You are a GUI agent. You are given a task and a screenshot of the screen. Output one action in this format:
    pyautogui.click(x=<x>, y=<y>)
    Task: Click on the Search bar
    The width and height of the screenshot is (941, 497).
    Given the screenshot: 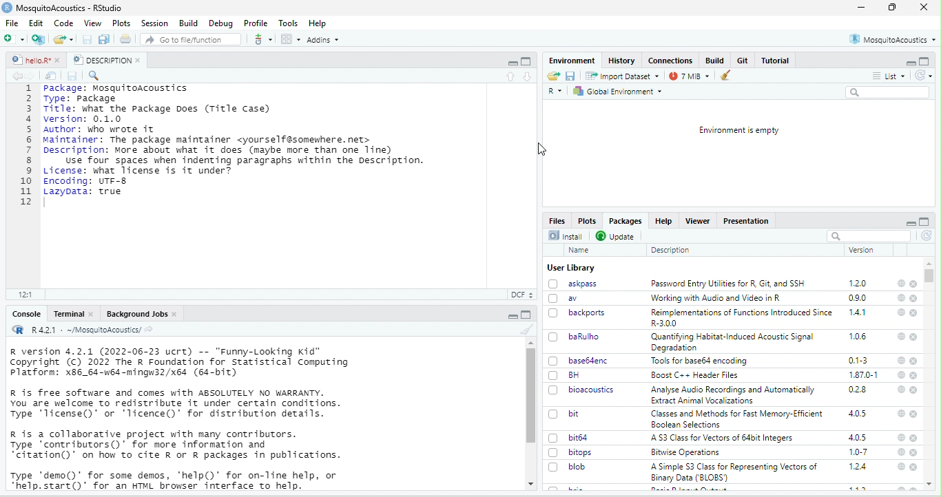 What is the action you would take?
    pyautogui.click(x=889, y=92)
    